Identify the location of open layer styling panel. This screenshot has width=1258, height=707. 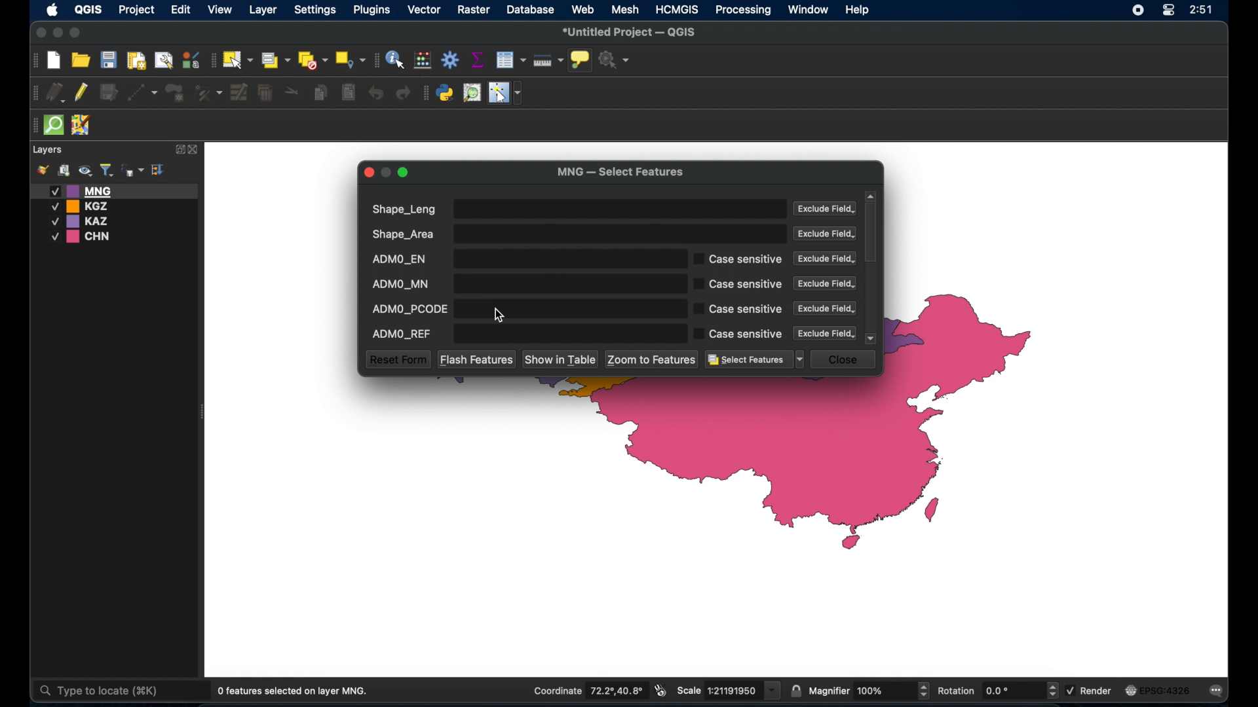
(43, 170).